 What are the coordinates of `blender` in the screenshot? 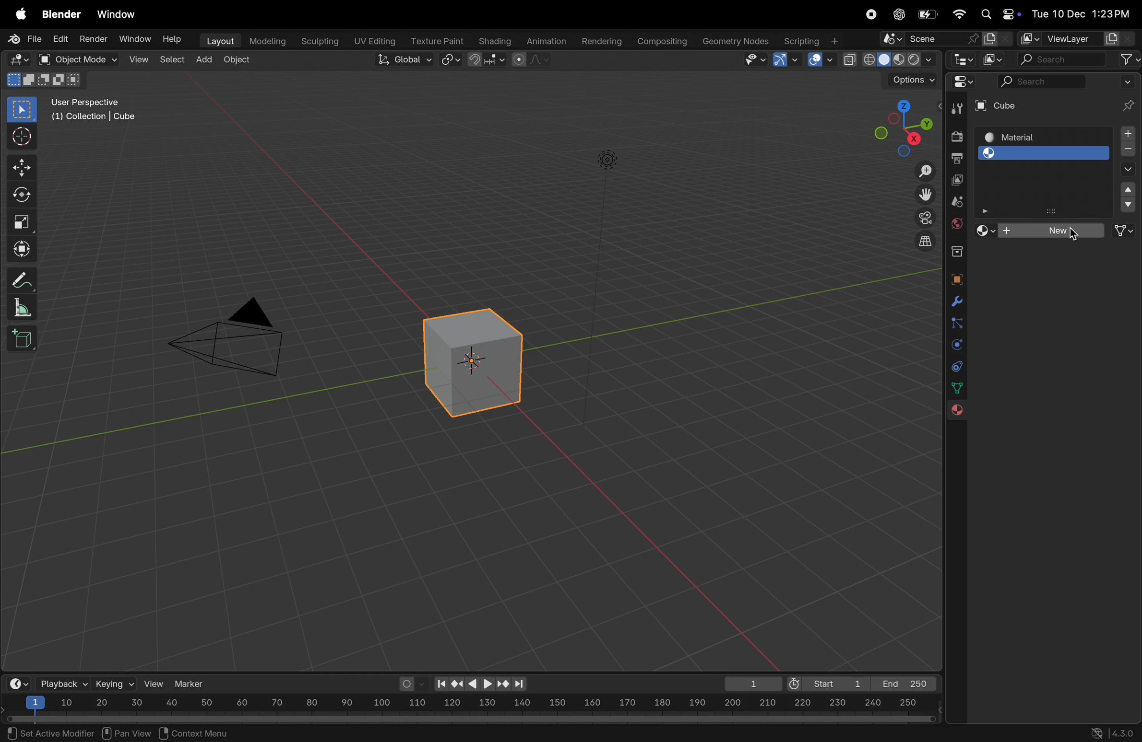 It's located at (61, 15).